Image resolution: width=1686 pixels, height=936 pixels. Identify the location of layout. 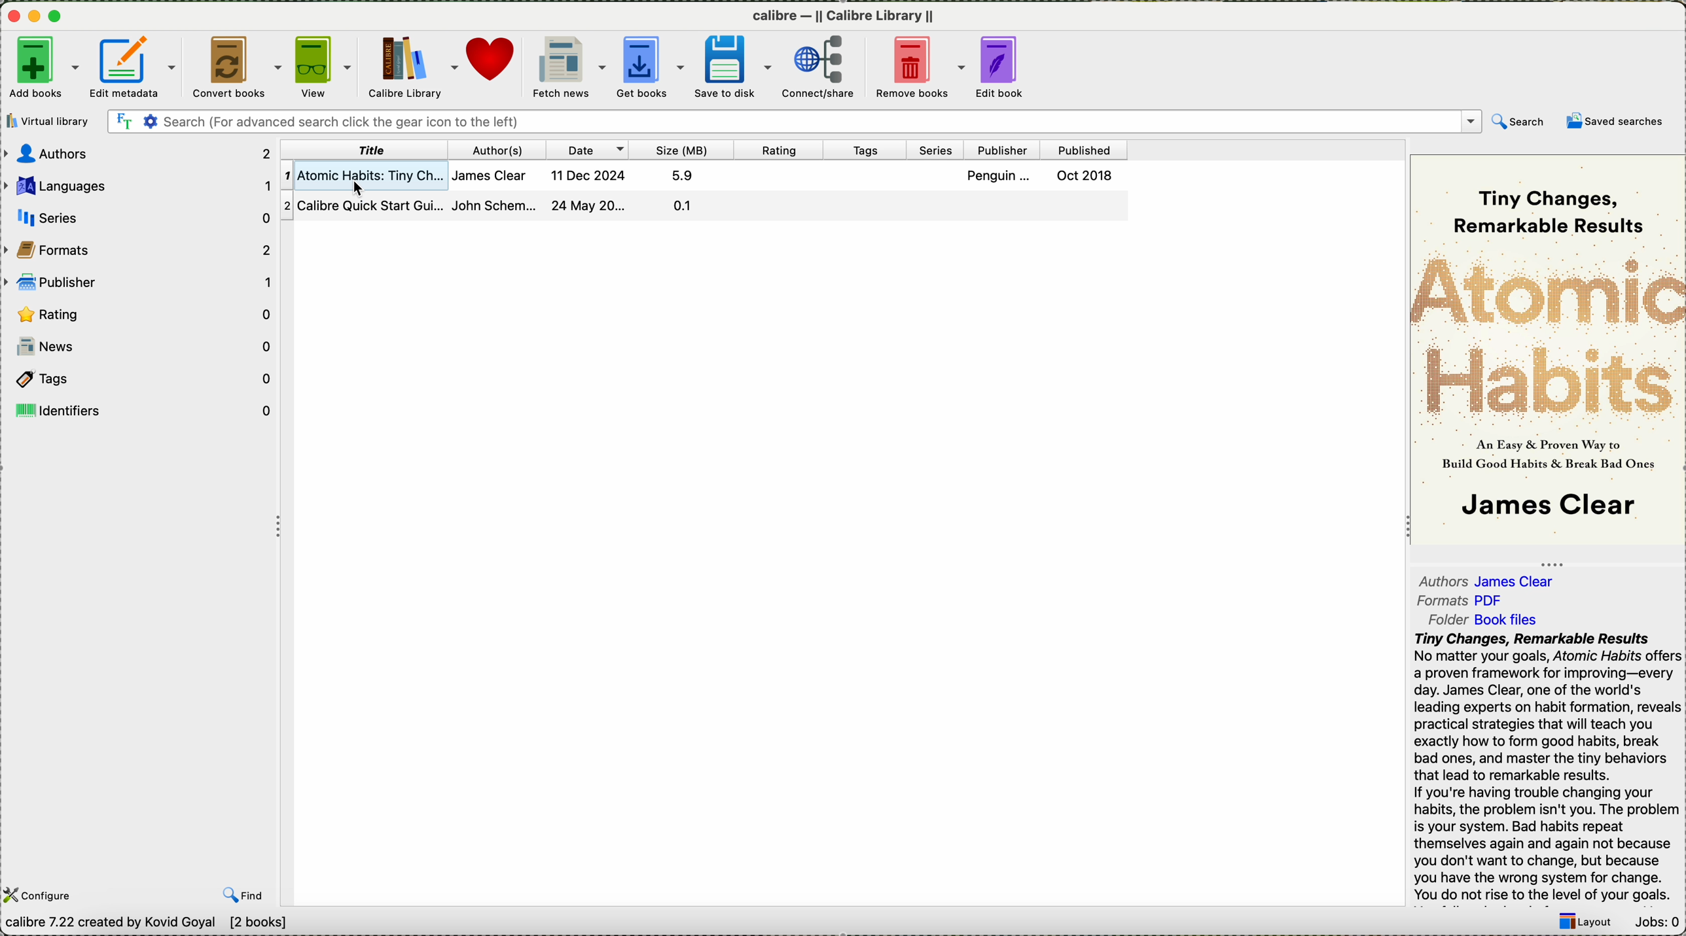
(1587, 922).